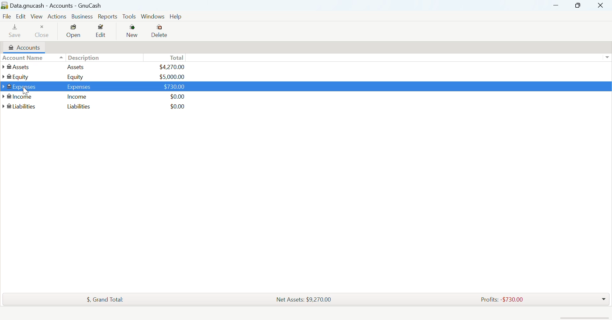 This screenshot has height=320, width=612. I want to click on Net Assets: $9,270.00, so click(307, 301).